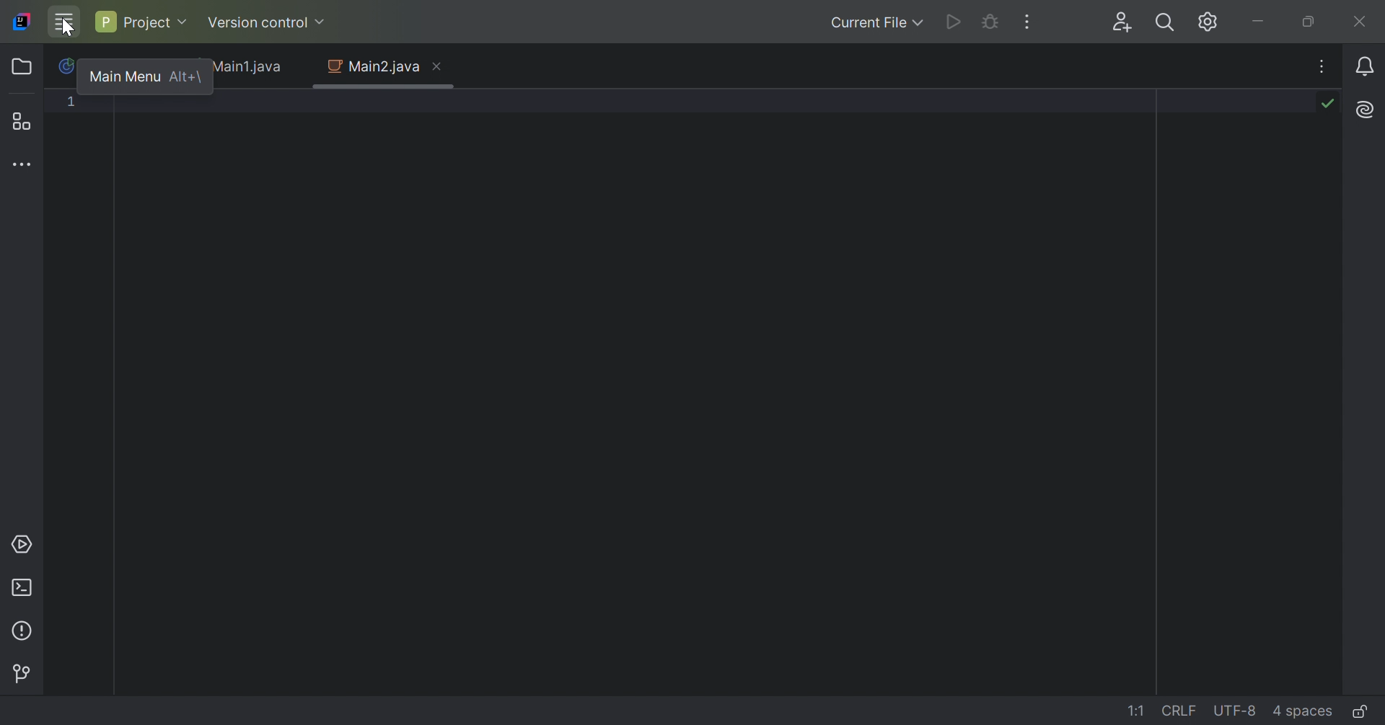 The image size is (1385, 725). I want to click on Recent Files, Tab Actions, and More, so click(1321, 69).